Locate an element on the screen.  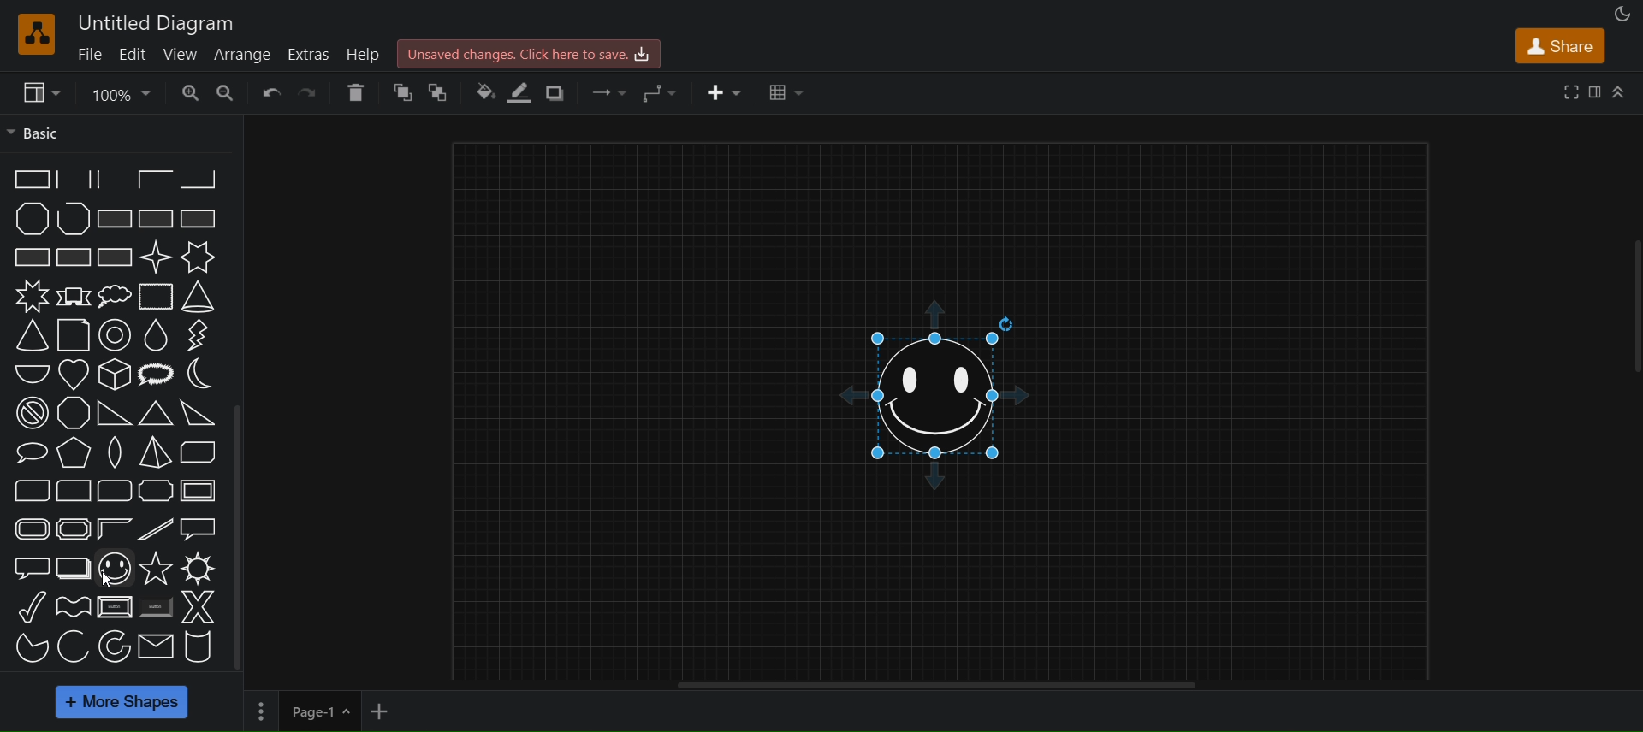
arrange is located at coordinates (241, 55).